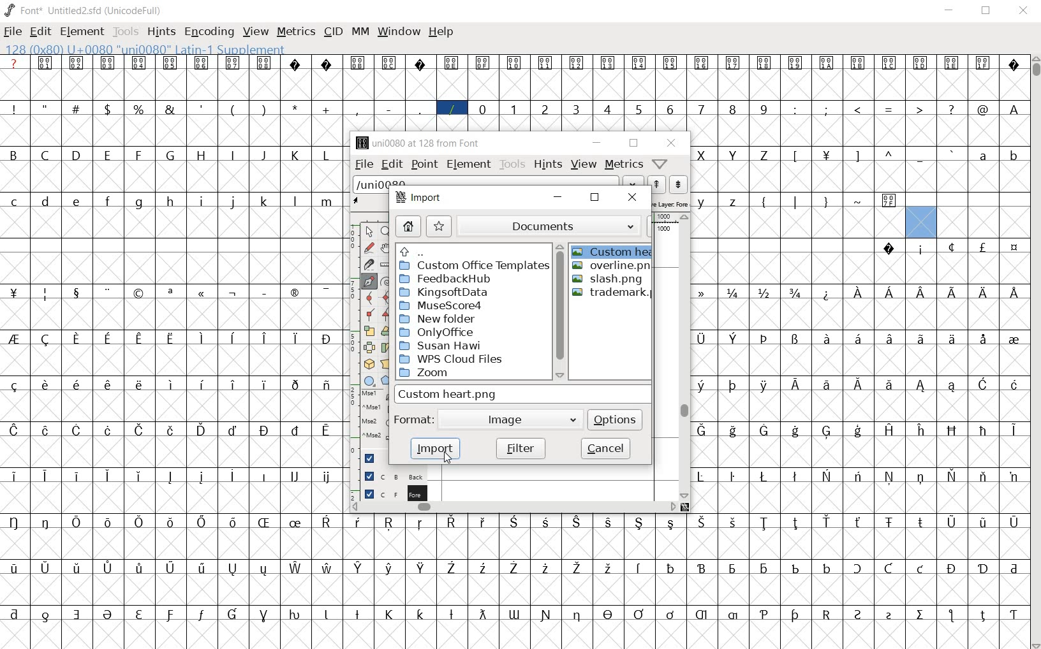 Image resolution: width=1041 pixels, height=649 pixels. I want to click on glyph, so click(889, 292).